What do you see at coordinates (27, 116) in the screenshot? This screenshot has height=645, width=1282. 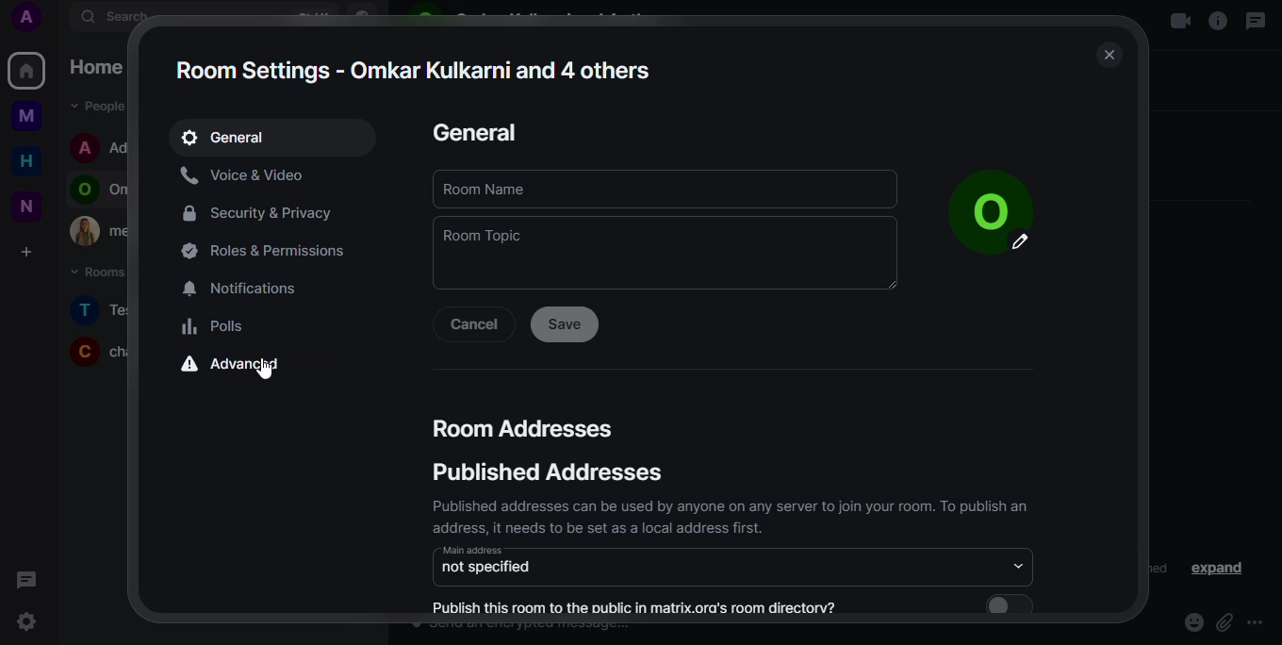 I see `myspace` at bounding box center [27, 116].